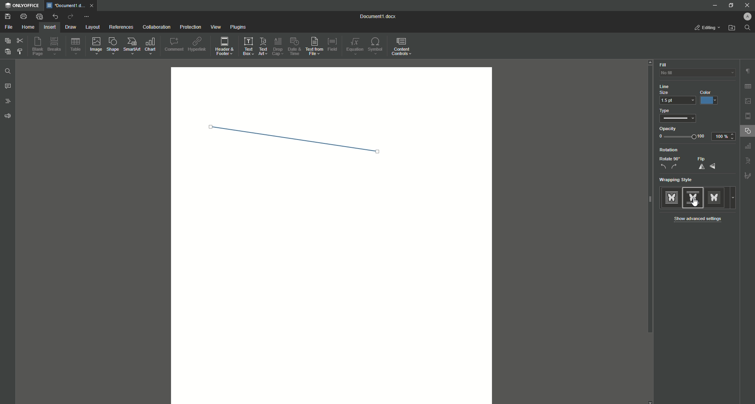  I want to click on Draw, so click(70, 28).